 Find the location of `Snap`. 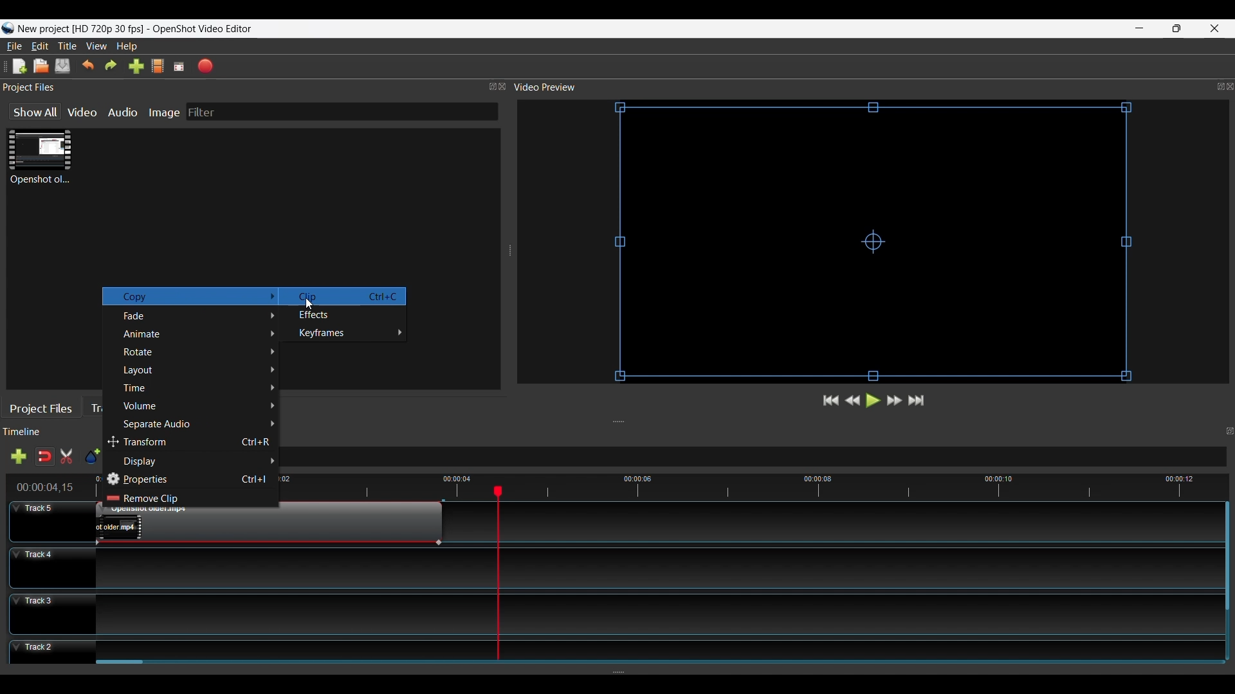

Snap is located at coordinates (44, 456).